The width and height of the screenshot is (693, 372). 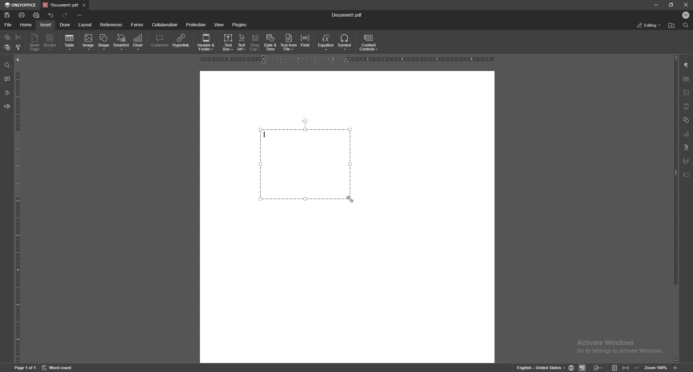 I want to click on text from file, so click(x=289, y=42).